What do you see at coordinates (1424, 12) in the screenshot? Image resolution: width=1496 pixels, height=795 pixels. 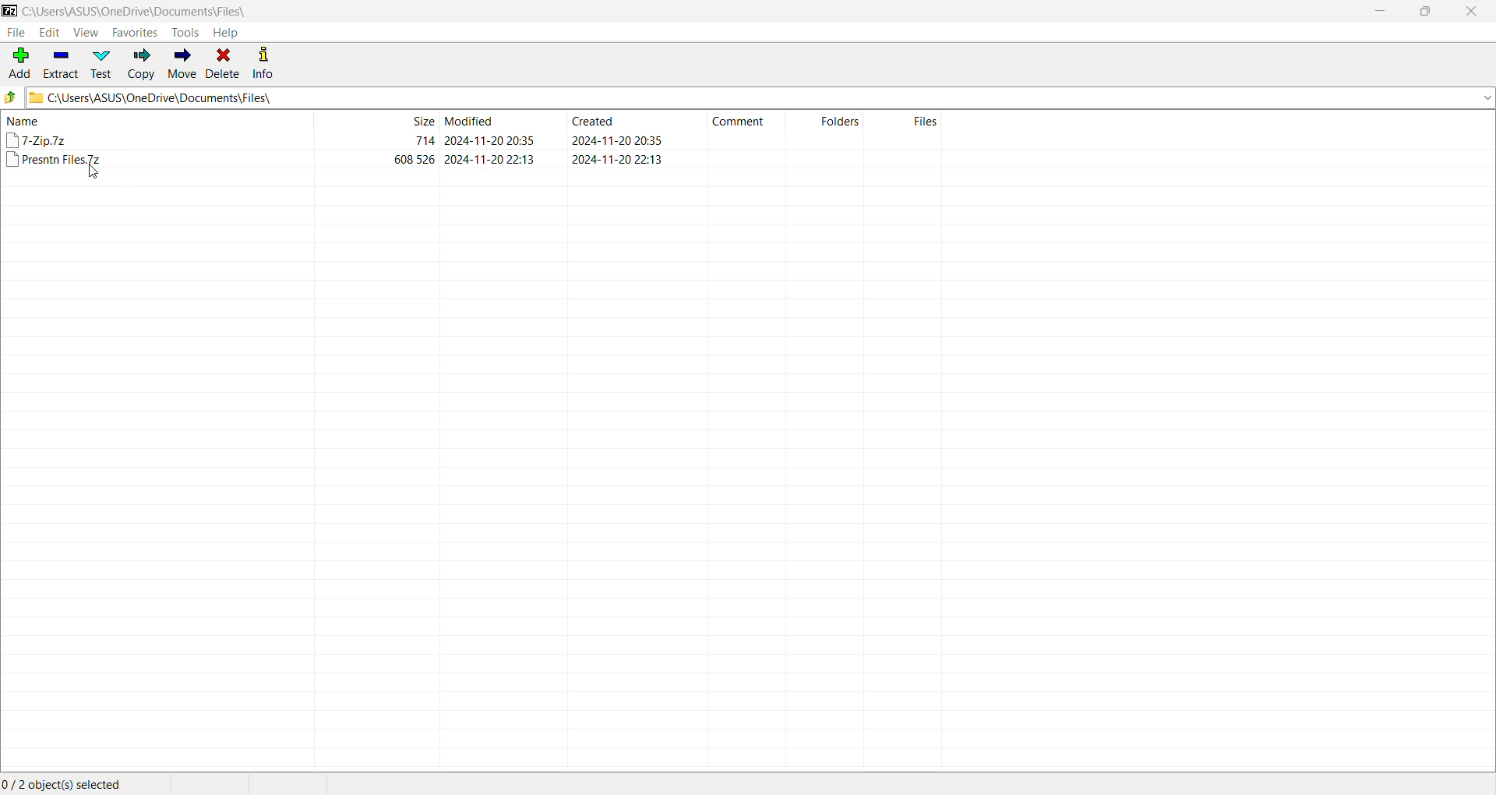 I see `Restore Down` at bounding box center [1424, 12].